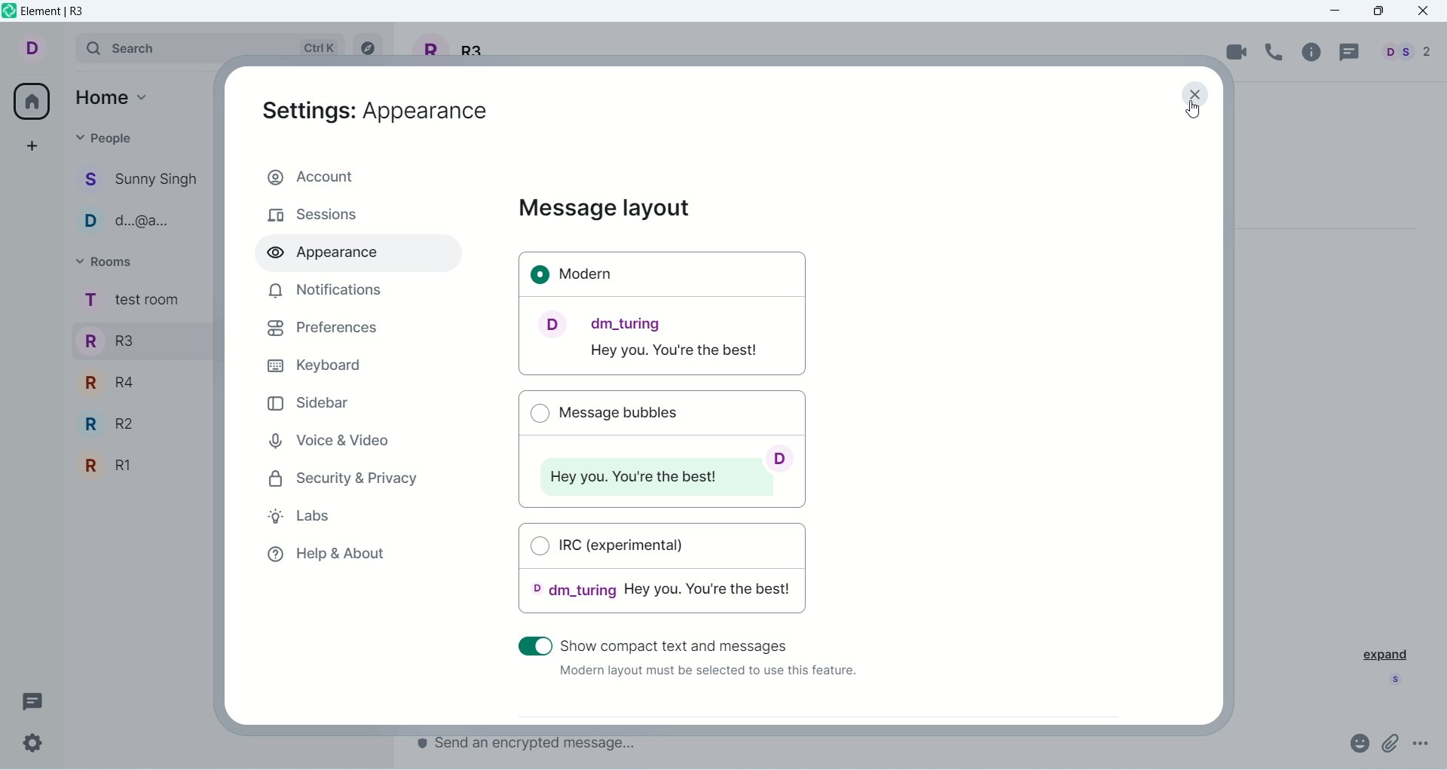  I want to click on close, so click(1425, 12).